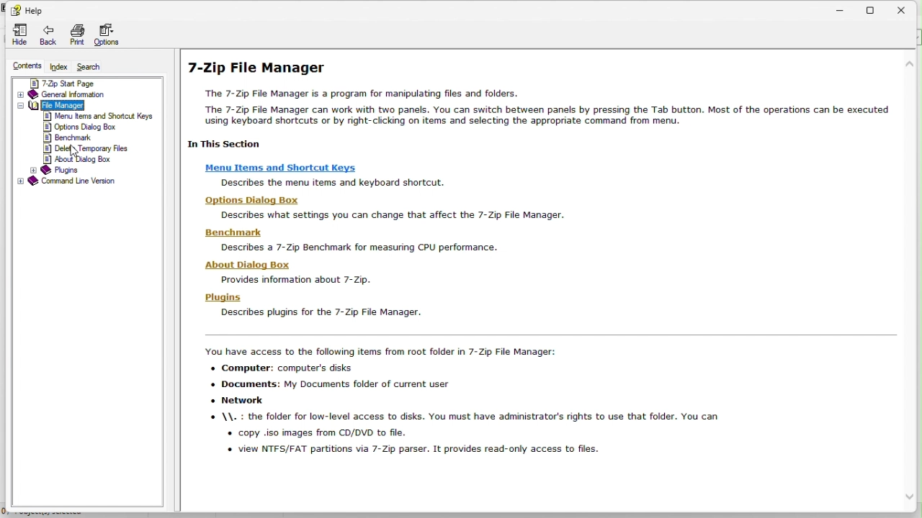  Describe the element at coordinates (60, 68) in the screenshot. I see `index` at that location.